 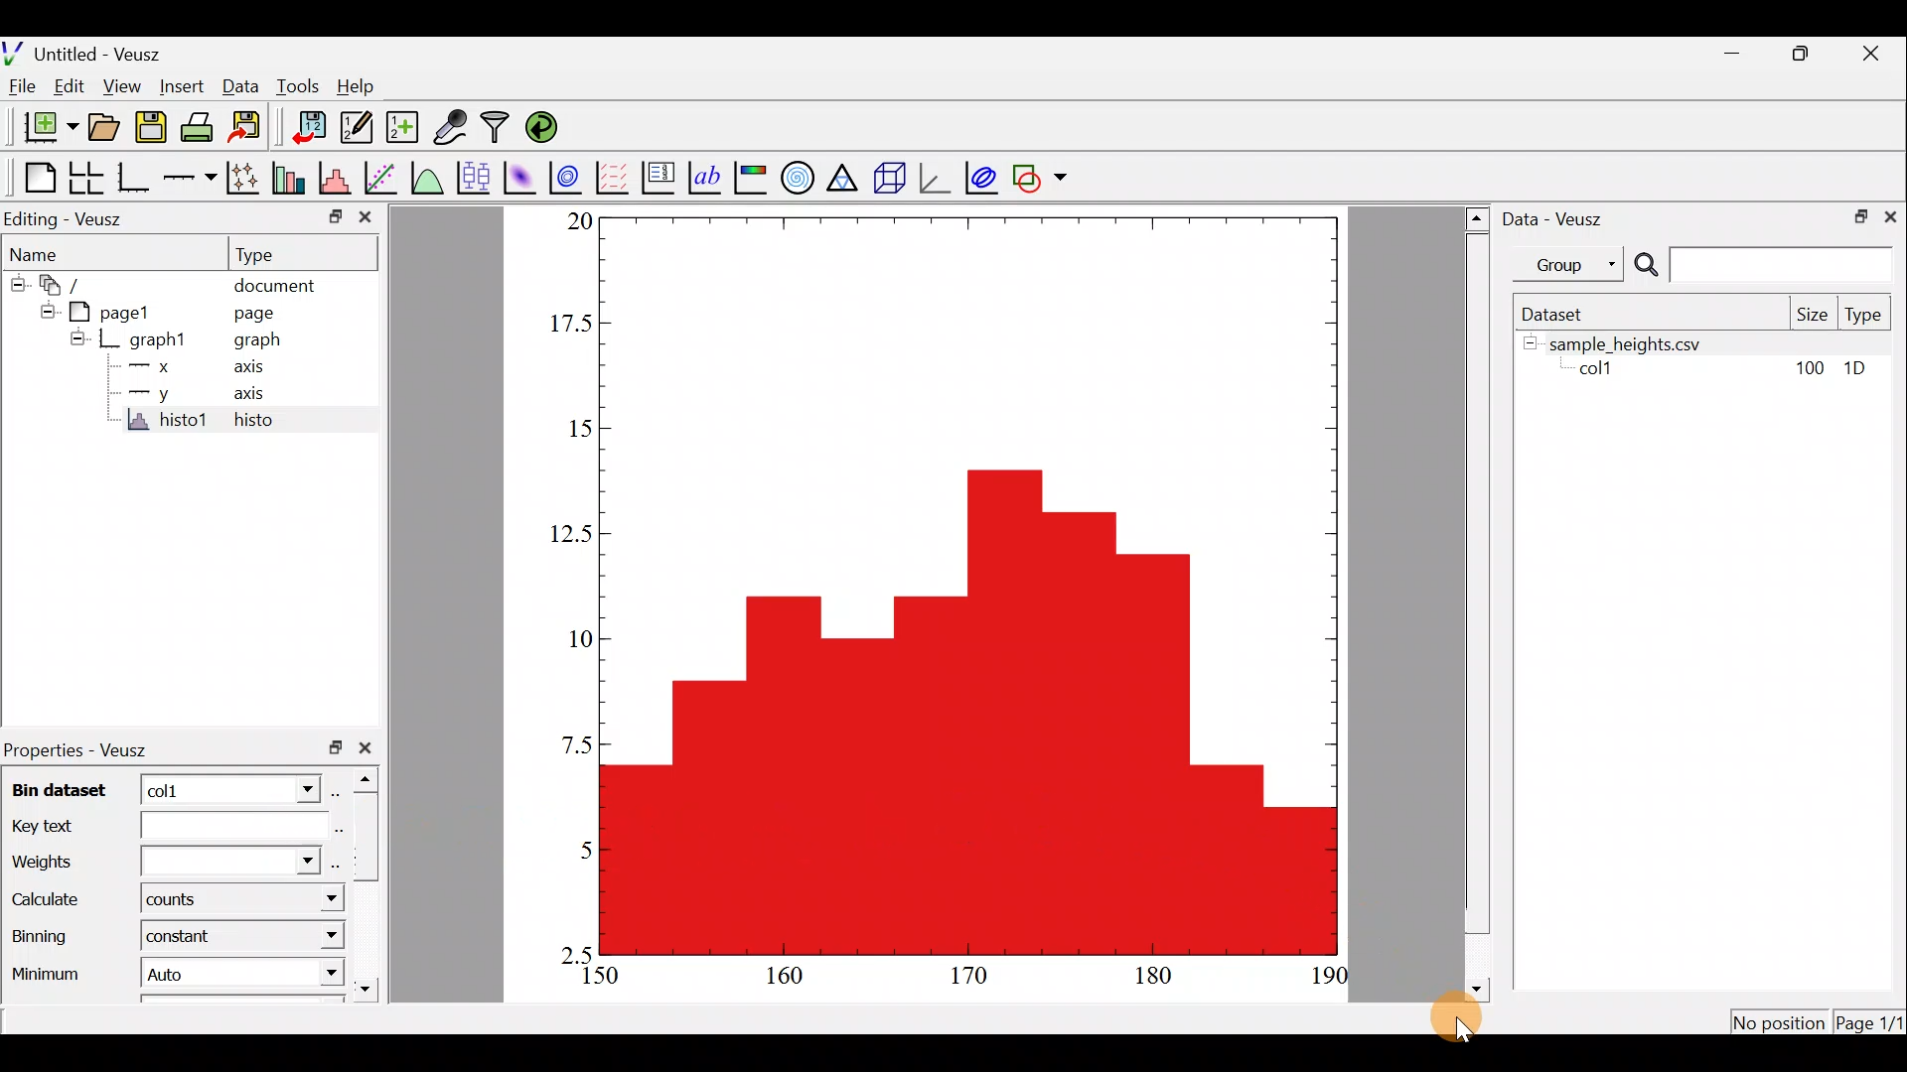 What do you see at coordinates (567, 634) in the screenshot?
I see `10` at bounding box center [567, 634].